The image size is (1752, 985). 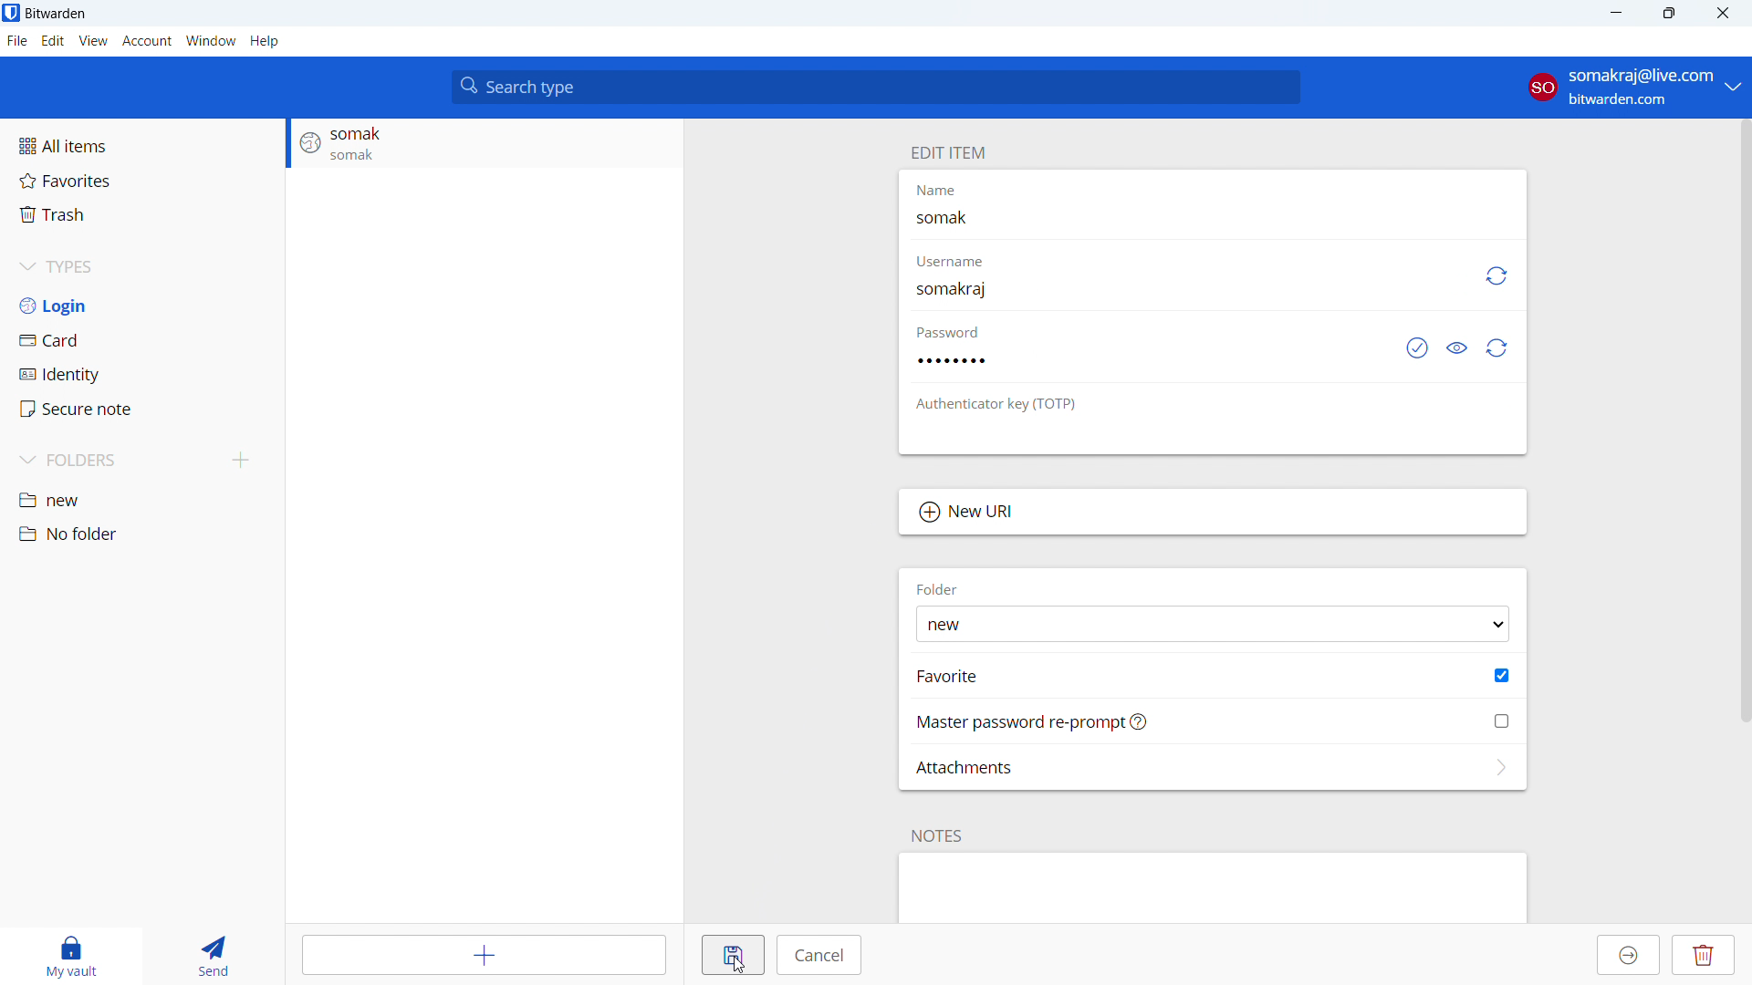 I want to click on file, so click(x=17, y=41).